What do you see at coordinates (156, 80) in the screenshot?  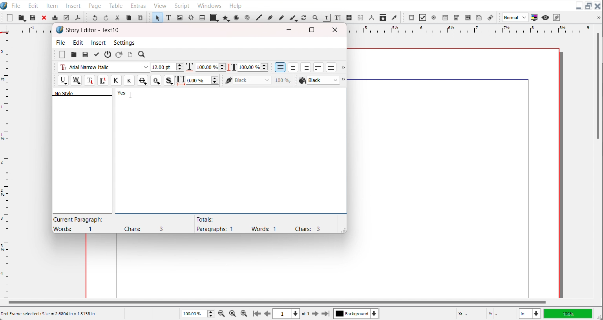 I see `Outline` at bounding box center [156, 80].